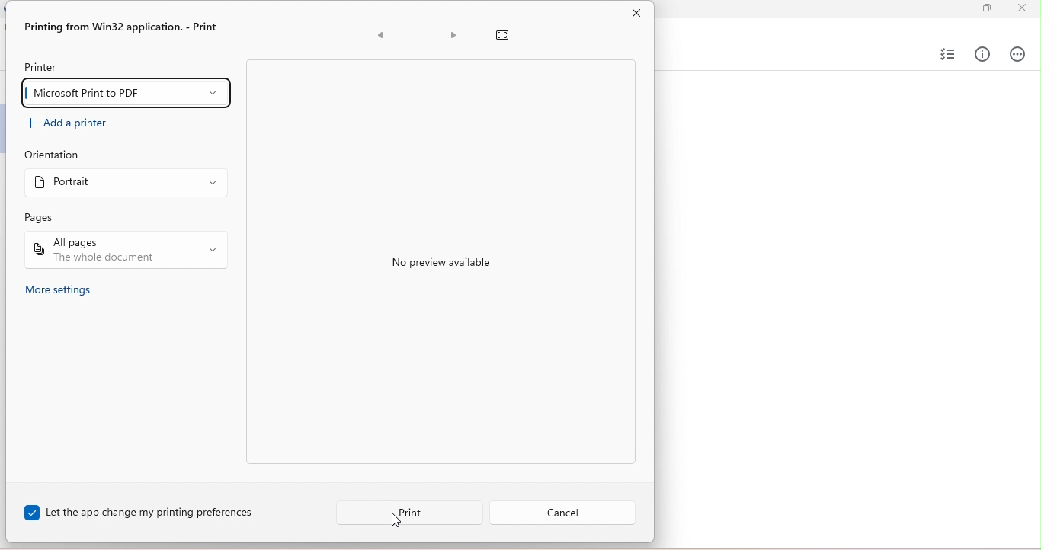 The height and width of the screenshot is (550, 1041). I want to click on orientation, so click(54, 154).